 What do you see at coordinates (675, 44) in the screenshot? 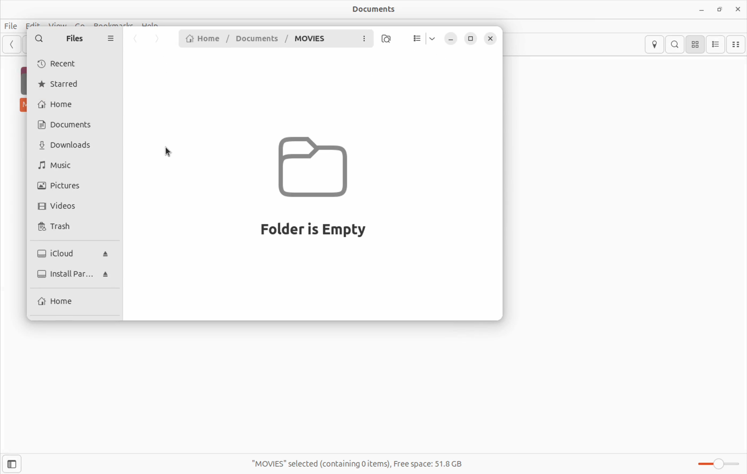
I see `search` at bounding box center [675, 44].